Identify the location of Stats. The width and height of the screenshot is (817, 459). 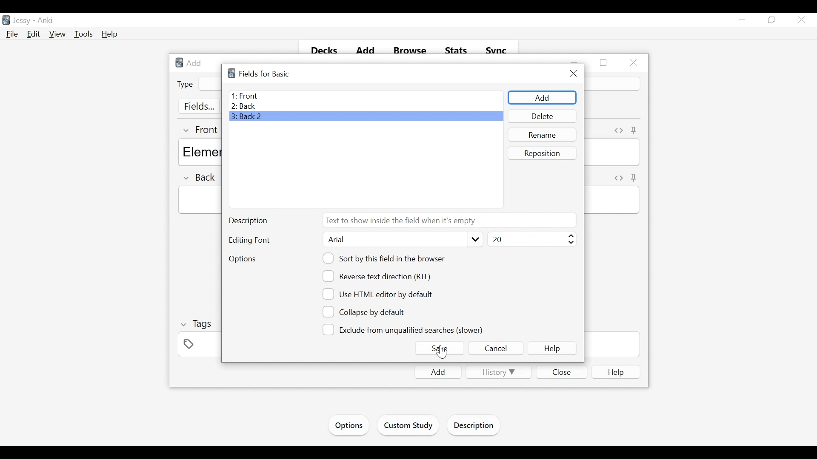
(457, 51).